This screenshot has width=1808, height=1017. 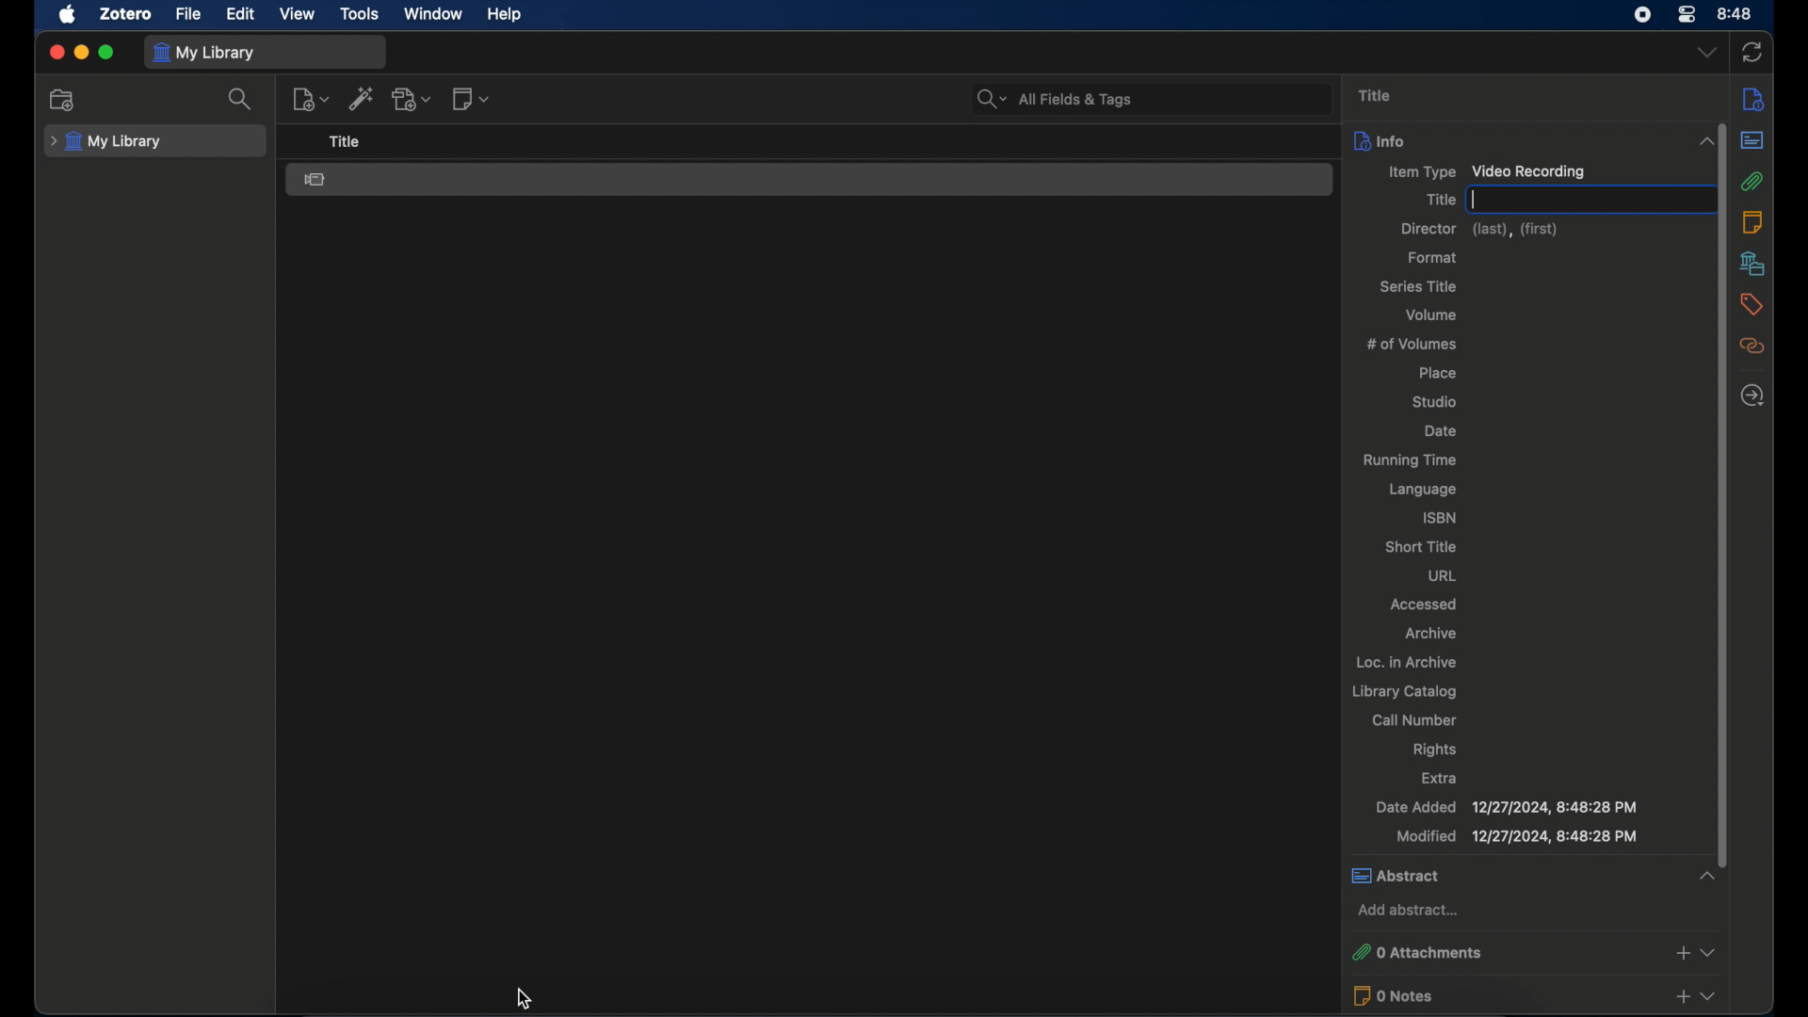 What do you see at coordinates (64, 101) in the screenshot?
I see `new collection` at bounding box center [64, 101].